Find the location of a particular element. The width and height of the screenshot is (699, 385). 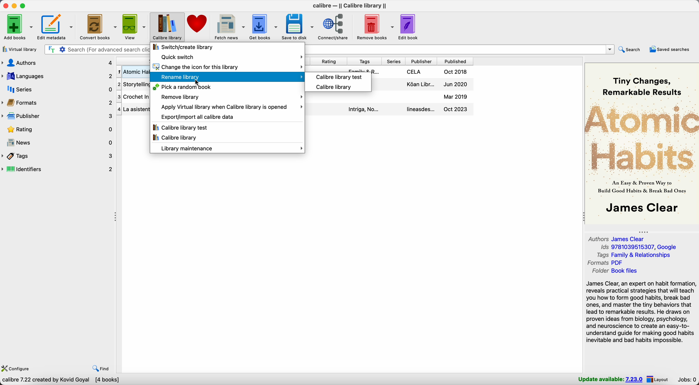

calibre library is located at coordinates (331, 87).